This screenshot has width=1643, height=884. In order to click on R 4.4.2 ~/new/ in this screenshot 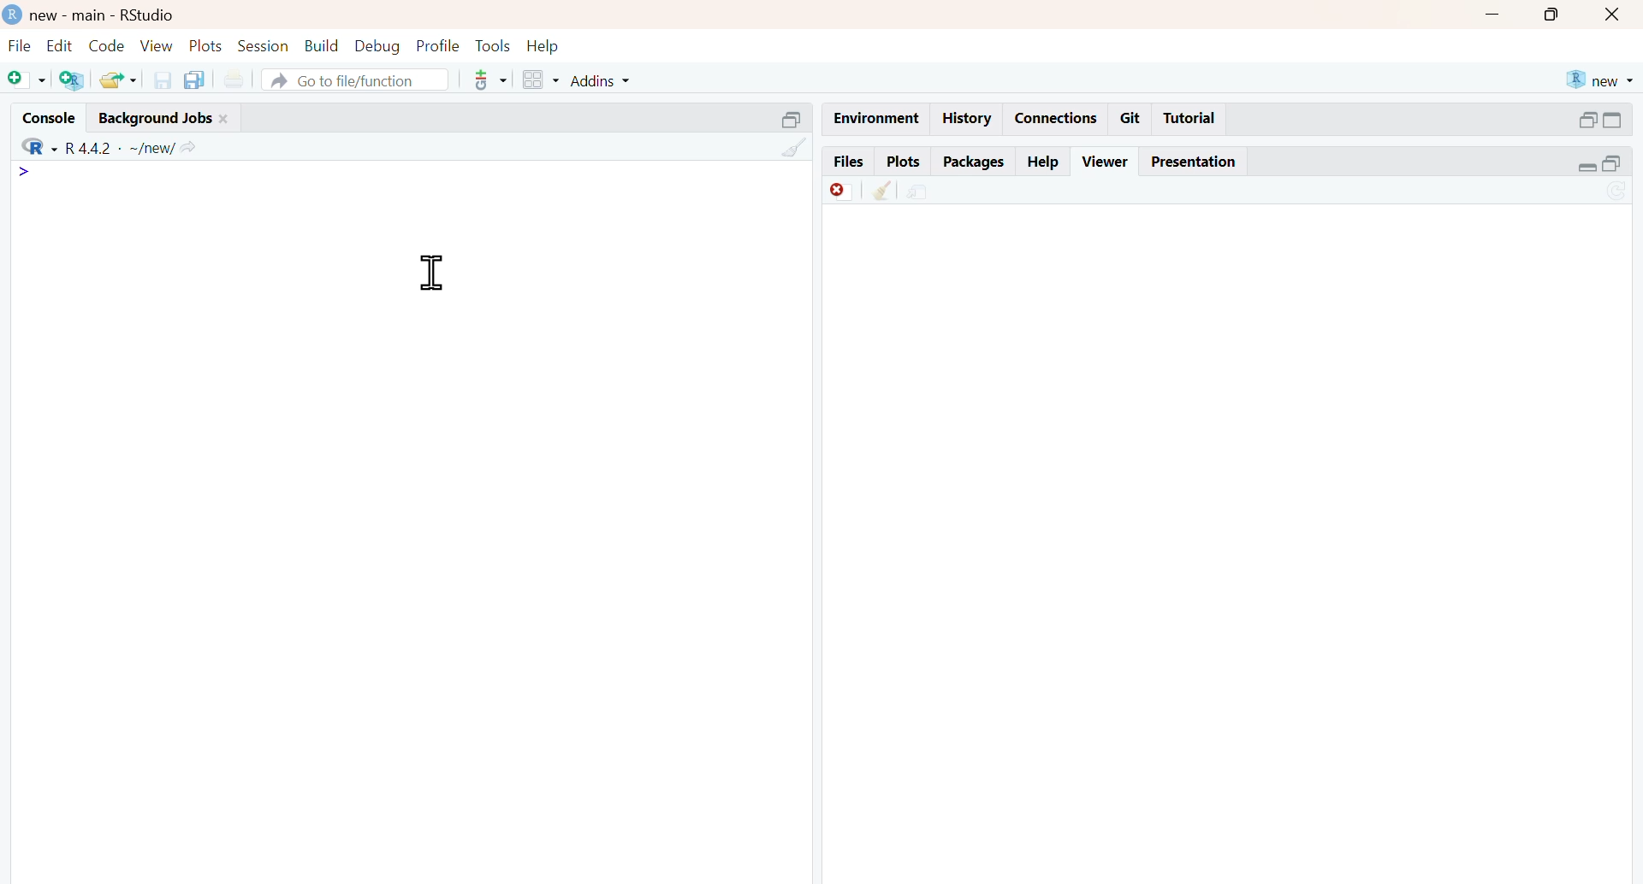, I will do `click(120, 147)`.